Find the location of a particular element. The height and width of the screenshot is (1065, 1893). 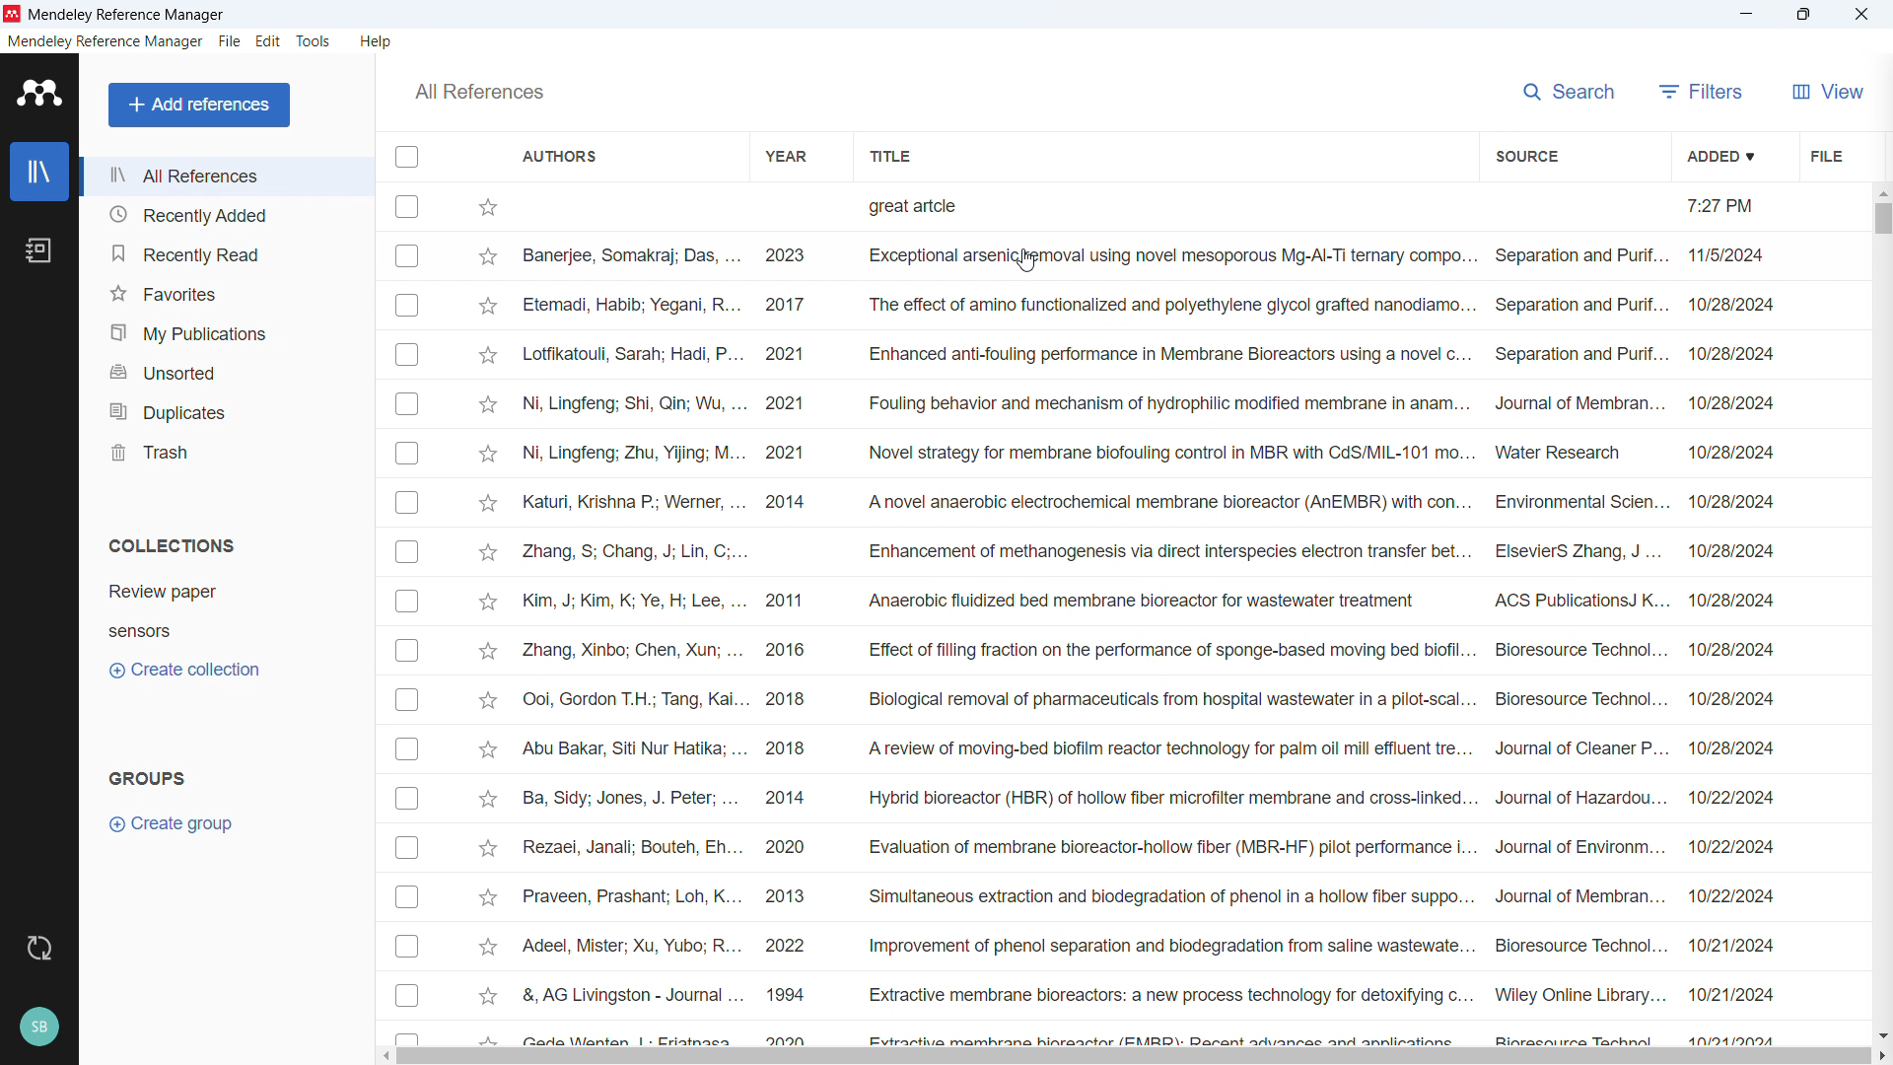

filters is located at coordinates (1697, 92).